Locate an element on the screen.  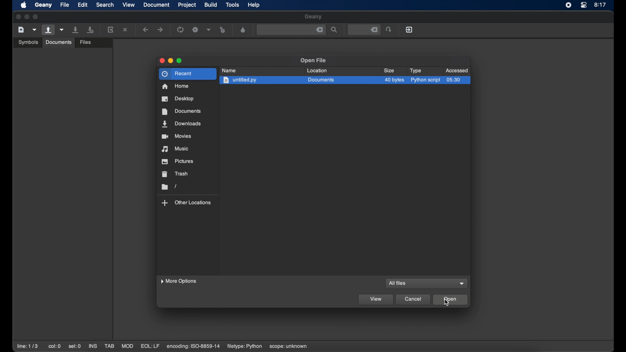
compile the current file is located at coordinates (180, 30).